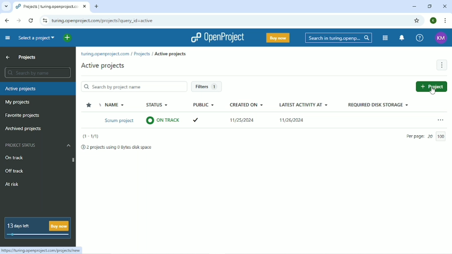 The width and height of the screenshot is (452, 254). Describe the element at coordinates (105, 54) in the screenshot. I see `turing.openproject.com` at that location.